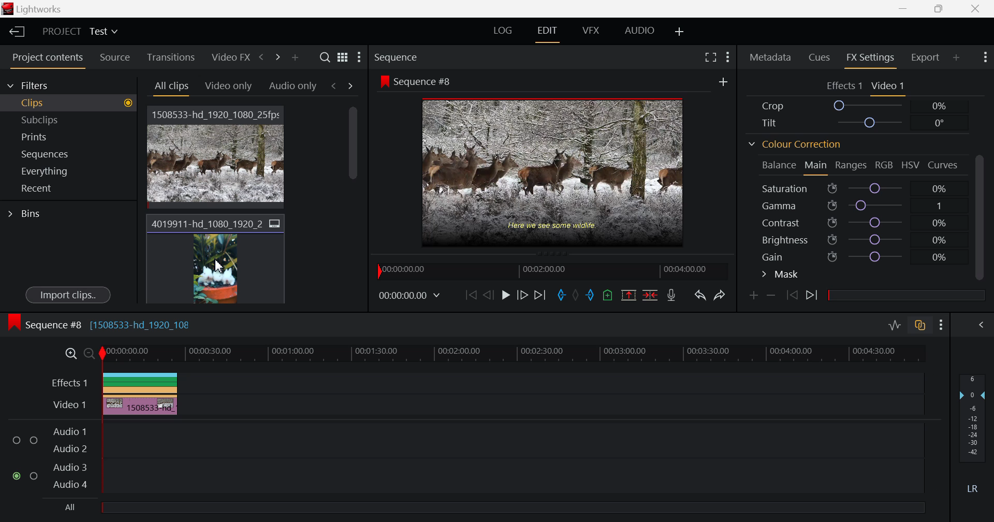 The width and height of the screenshot is (994, 522). What do you see at coordinates (22, 212) in the screenshot?
I see `Bins` at bounding box center [22, 212].